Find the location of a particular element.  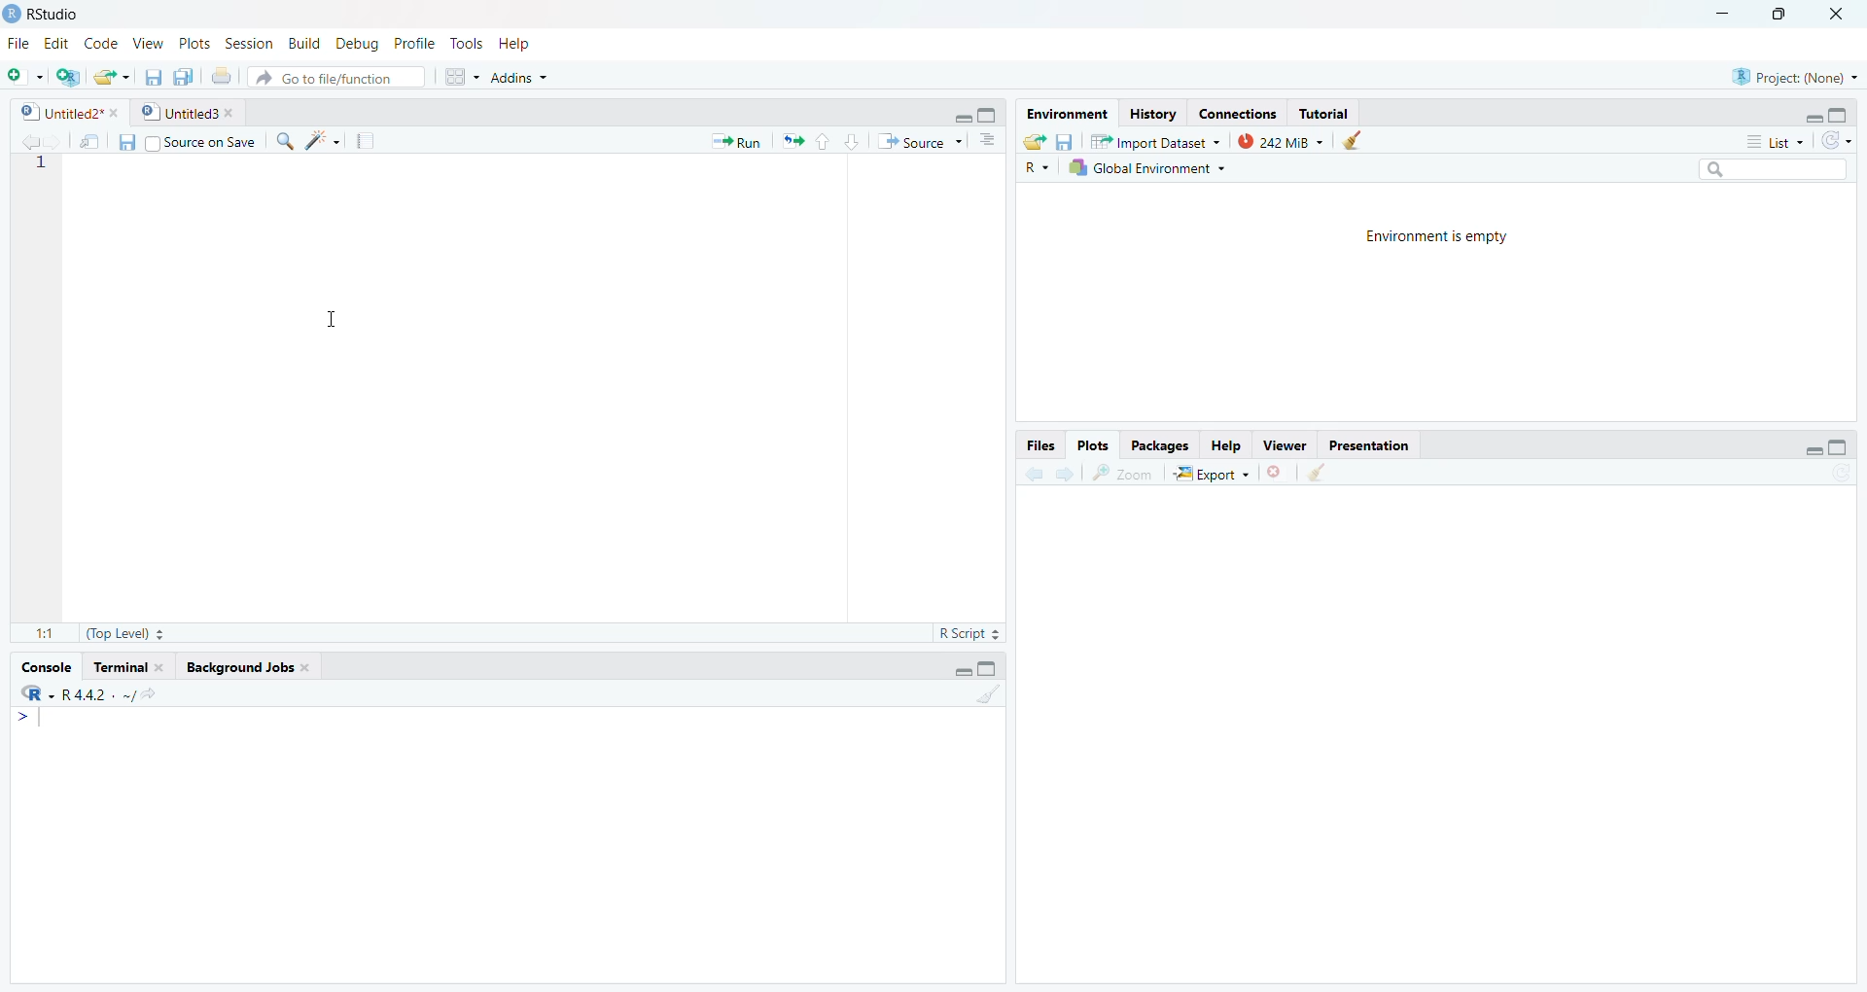

Help is located at coordinates (1225, 443).